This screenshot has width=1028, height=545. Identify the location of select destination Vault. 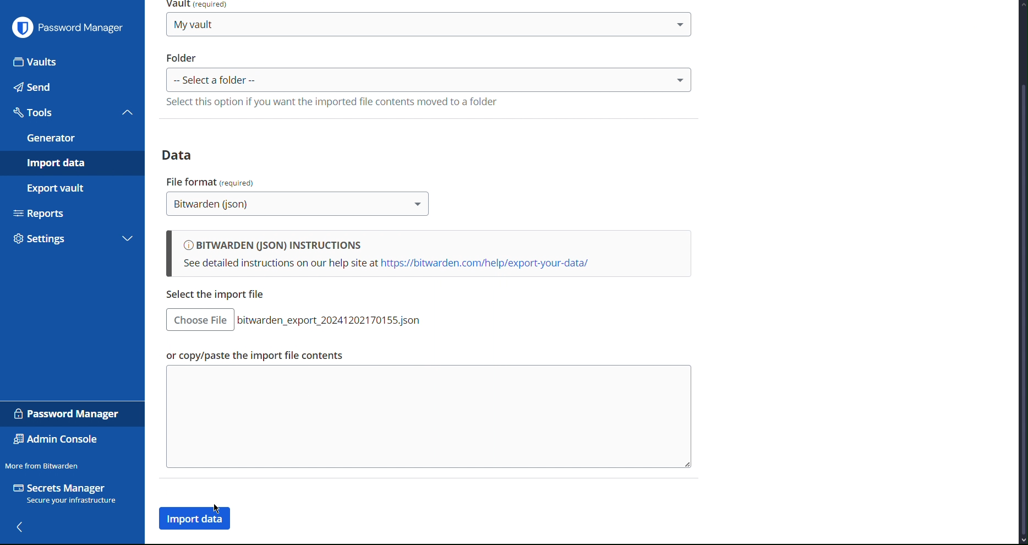
(429, 24).